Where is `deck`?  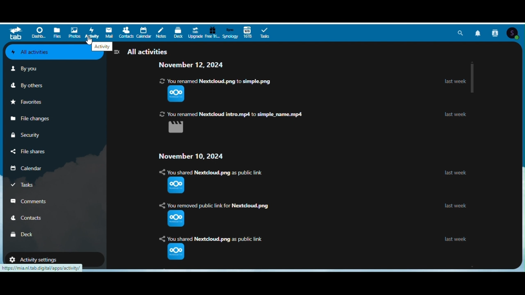
deck is located at coordinates (23, 234).